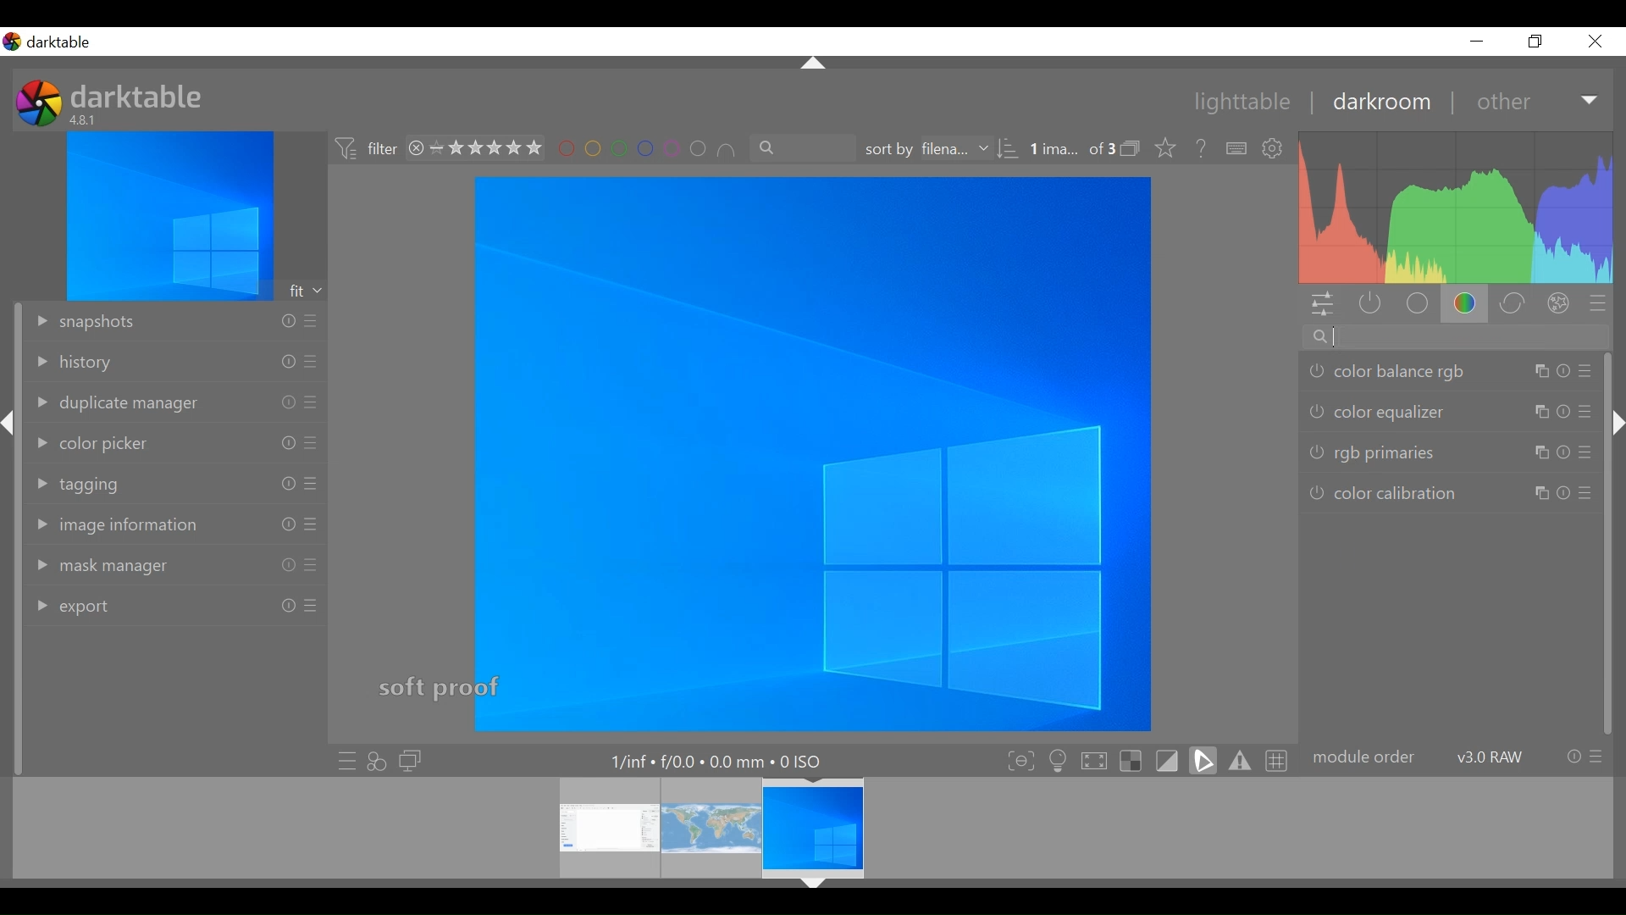 The height and width of the screenshot is (915, 1626). Describe the element at coordinates (1513, 302) in the screenshot. I see `correct` at that location.